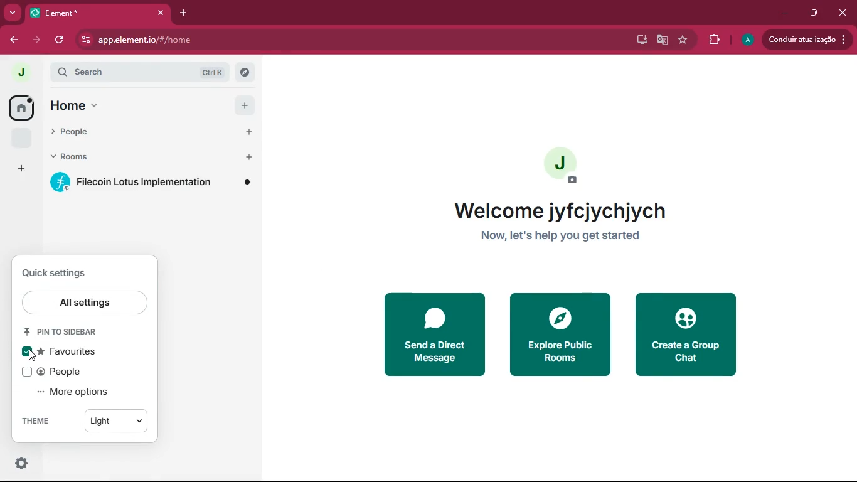 The height and width of the screenshot is (482, 857). I want to click on add tab, so click(184, 14).